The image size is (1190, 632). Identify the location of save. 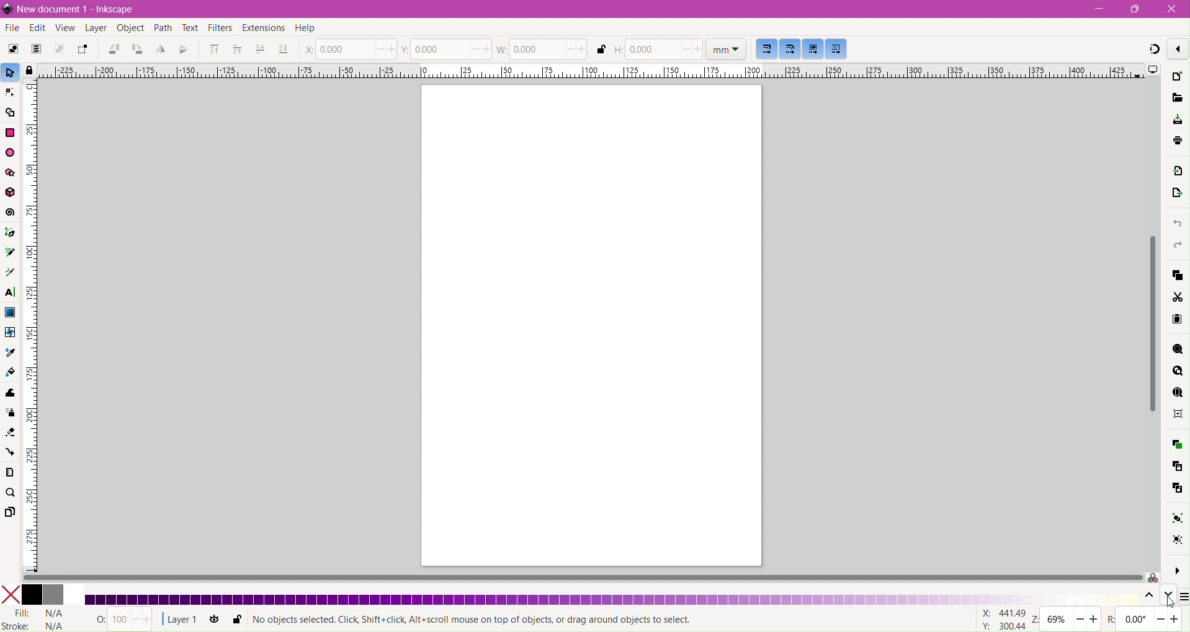
(1177, 141).